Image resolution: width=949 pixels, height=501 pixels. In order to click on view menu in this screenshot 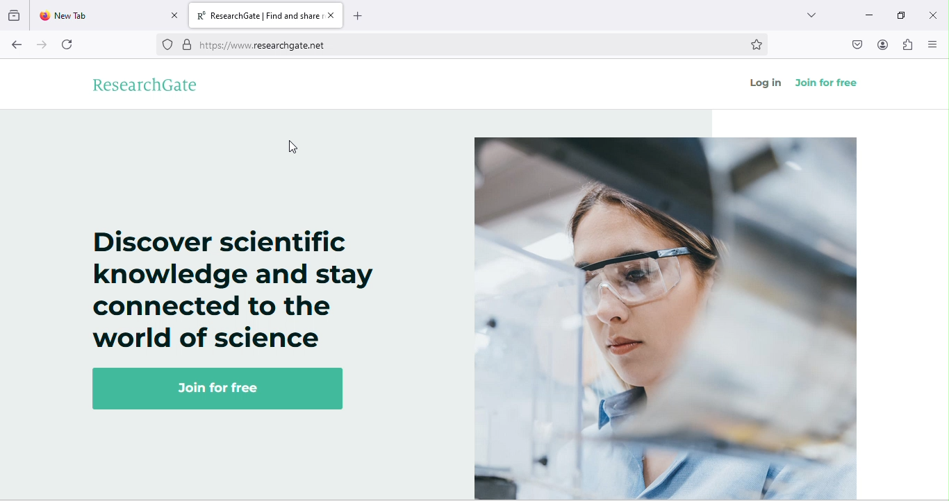, I will do `click(932, 43)`.